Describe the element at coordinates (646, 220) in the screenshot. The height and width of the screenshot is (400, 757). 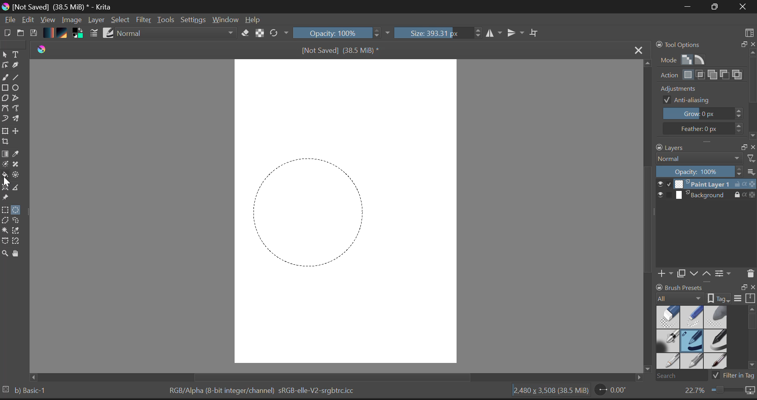
I see `Scroll Bar` at that location.